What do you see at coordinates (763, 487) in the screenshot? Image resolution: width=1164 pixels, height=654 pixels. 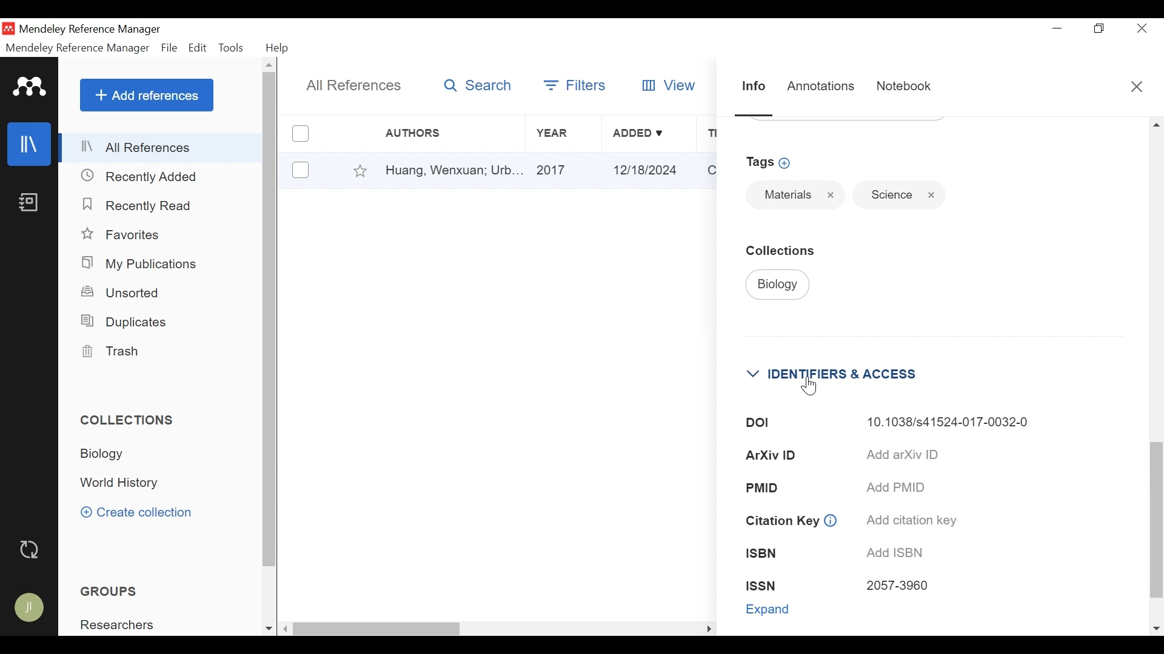 I see `PMID` at bounding box center [763, 487].